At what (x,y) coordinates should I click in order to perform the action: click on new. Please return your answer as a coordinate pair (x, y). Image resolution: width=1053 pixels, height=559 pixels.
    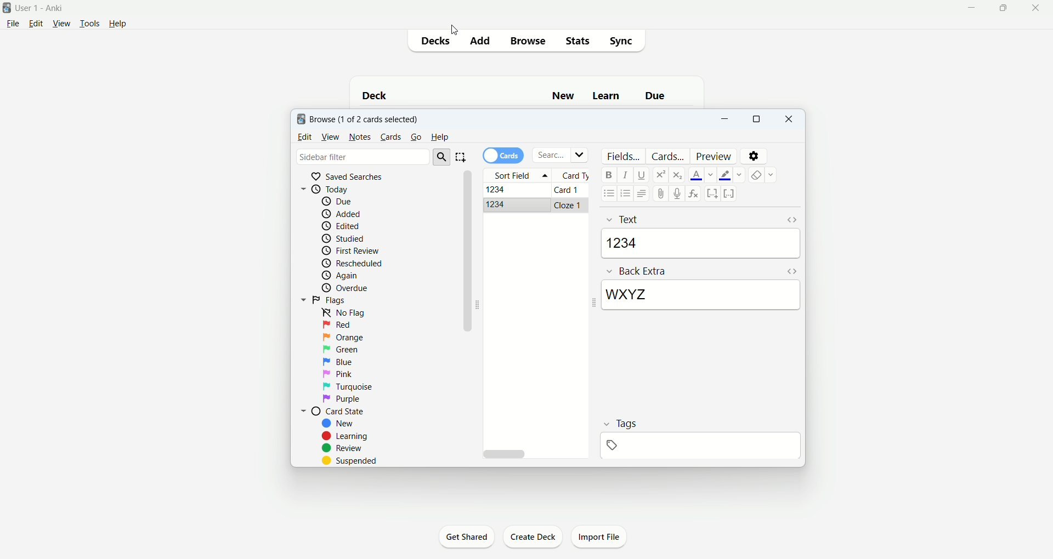
    Looking at the image, I should click on (341, 423).